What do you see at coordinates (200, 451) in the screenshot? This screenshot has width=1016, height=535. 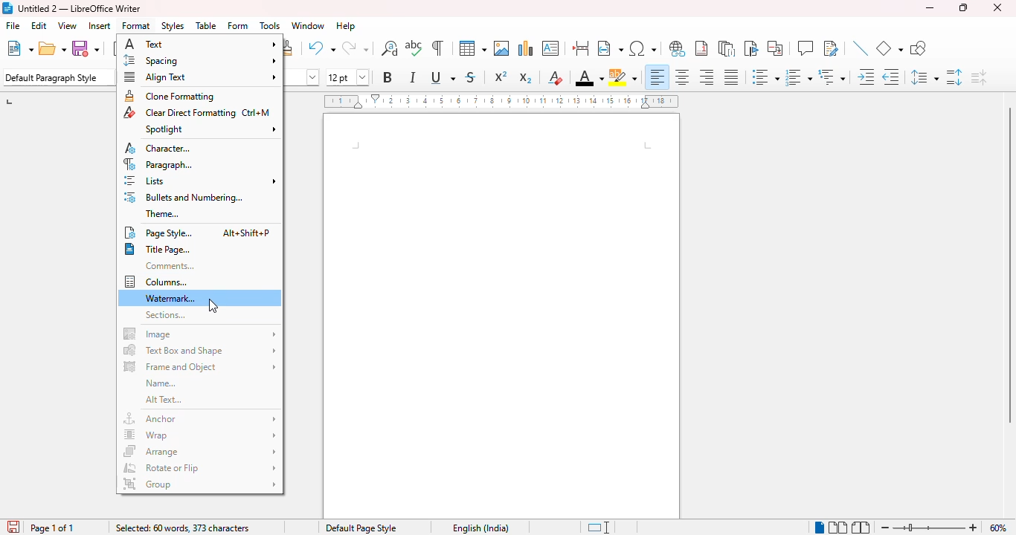 I see `arrange` at bounding box center [200, 451].